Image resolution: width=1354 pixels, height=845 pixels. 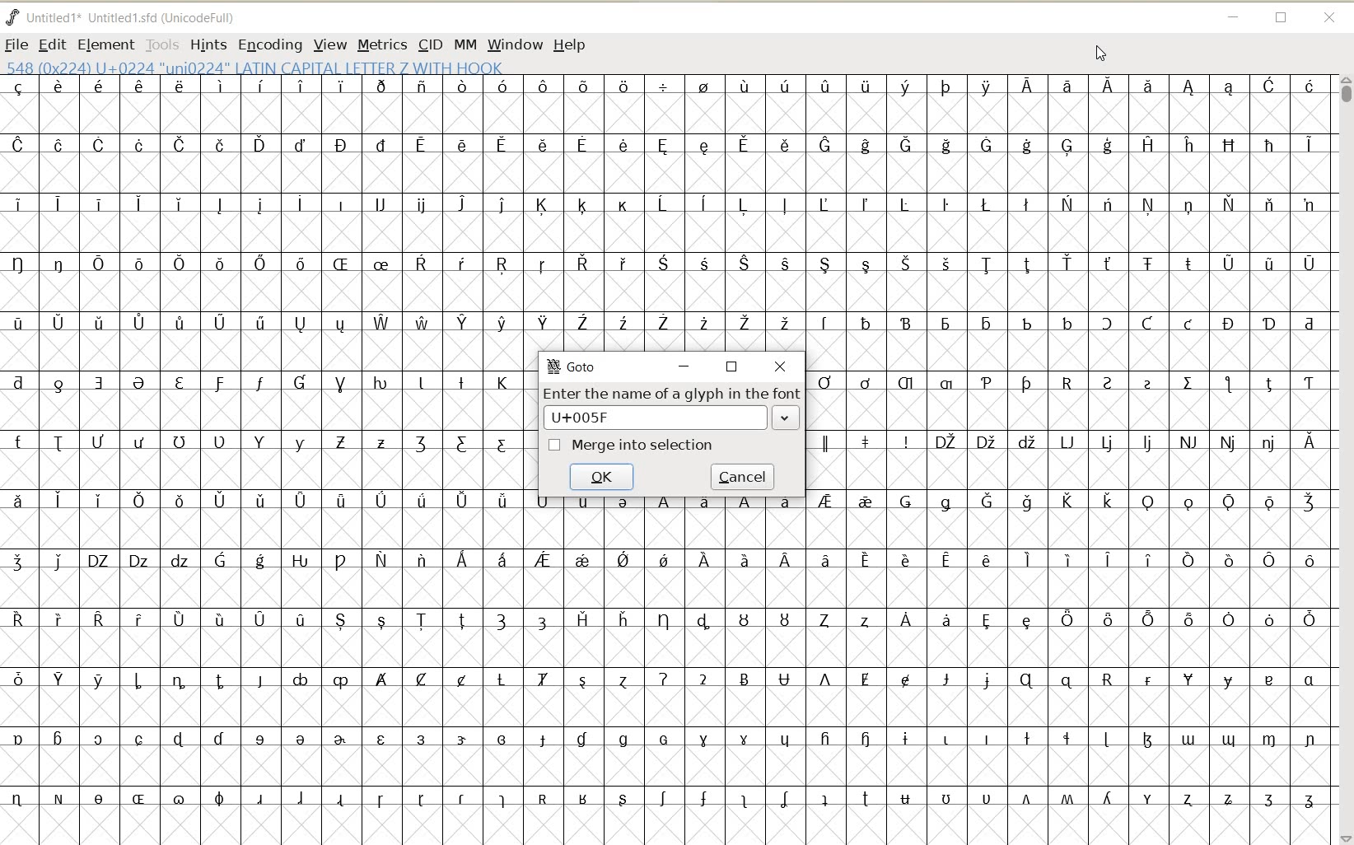 What do you see at coordinates (264, 451) in the screenshot?
I see `GLYPHY CHARACTERS` at bounding box center [264, 451].